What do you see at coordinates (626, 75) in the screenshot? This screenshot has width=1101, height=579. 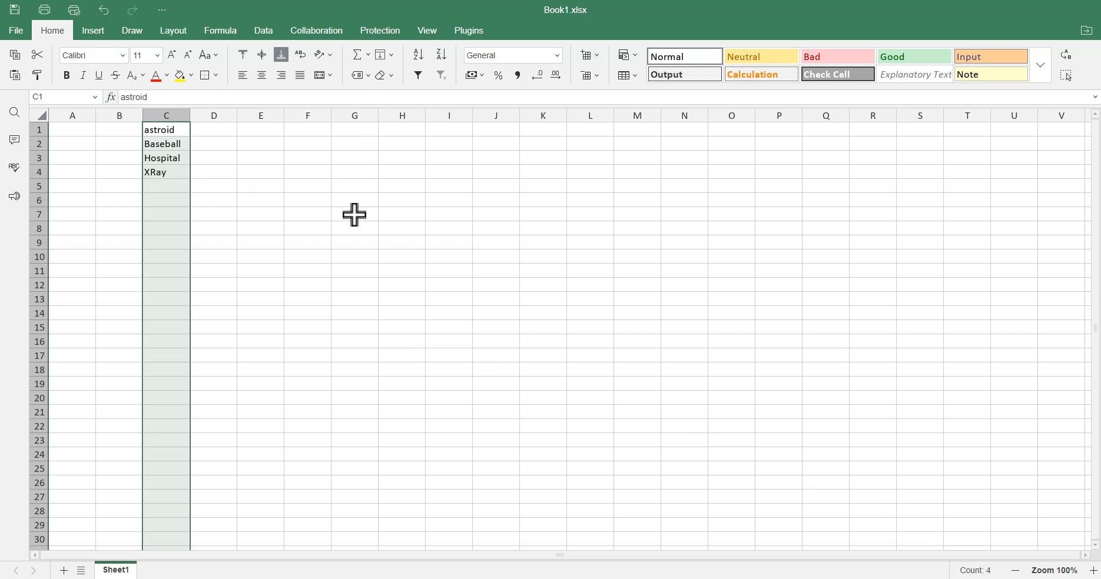 I see `Format as table template` at bounding box center [626, 75].